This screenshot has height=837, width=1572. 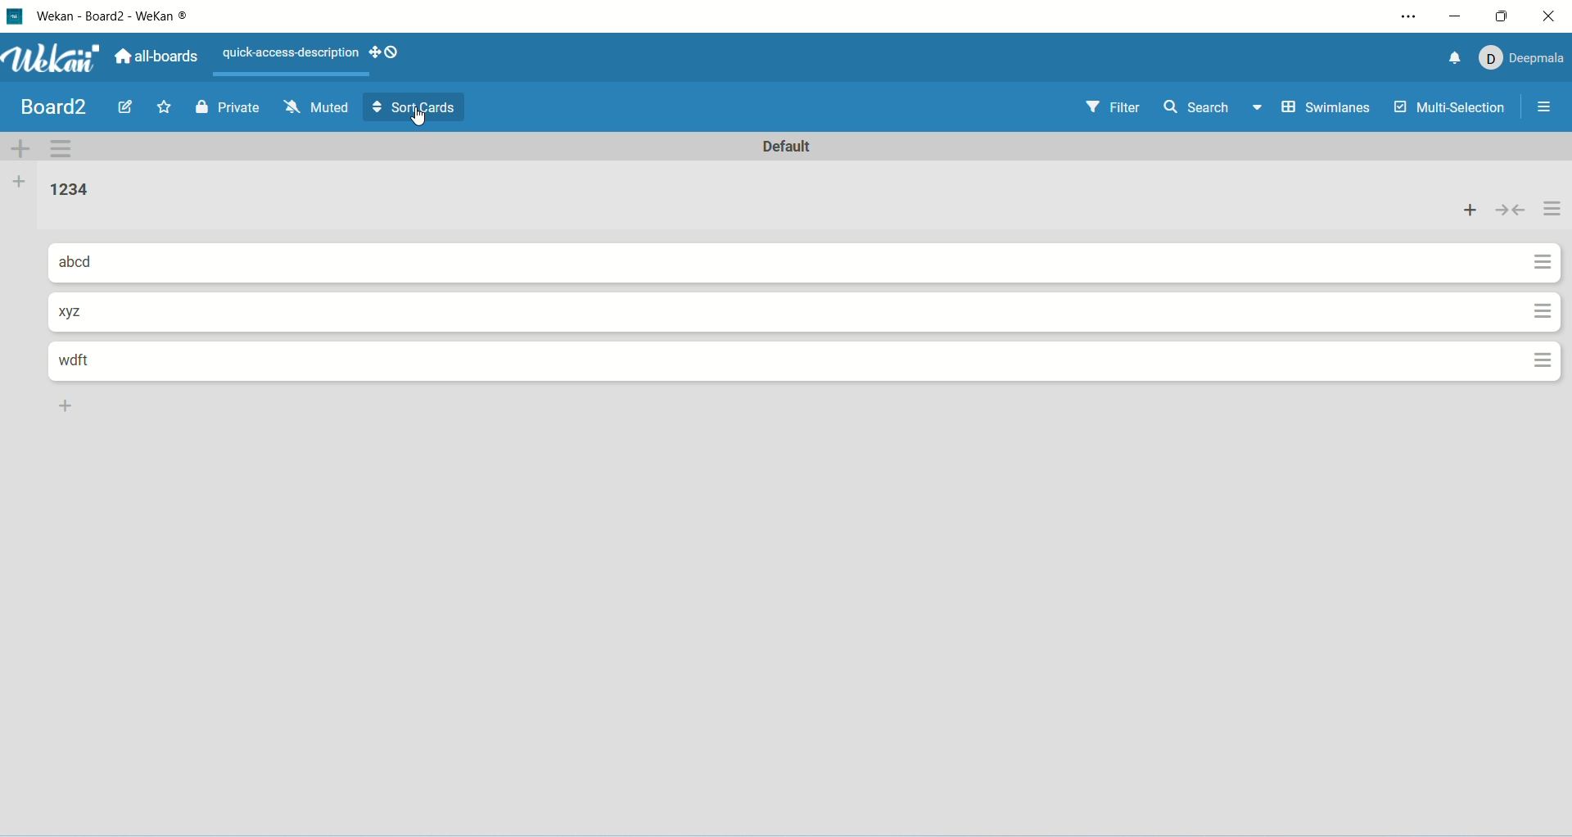 I want to click on all boards, so click(x=159, y=57).